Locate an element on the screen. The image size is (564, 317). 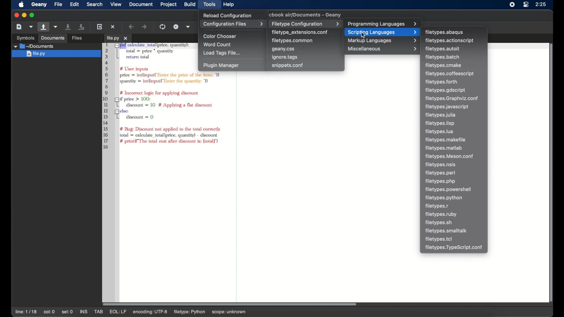
reload configuration is located at coordinates (227, 15).